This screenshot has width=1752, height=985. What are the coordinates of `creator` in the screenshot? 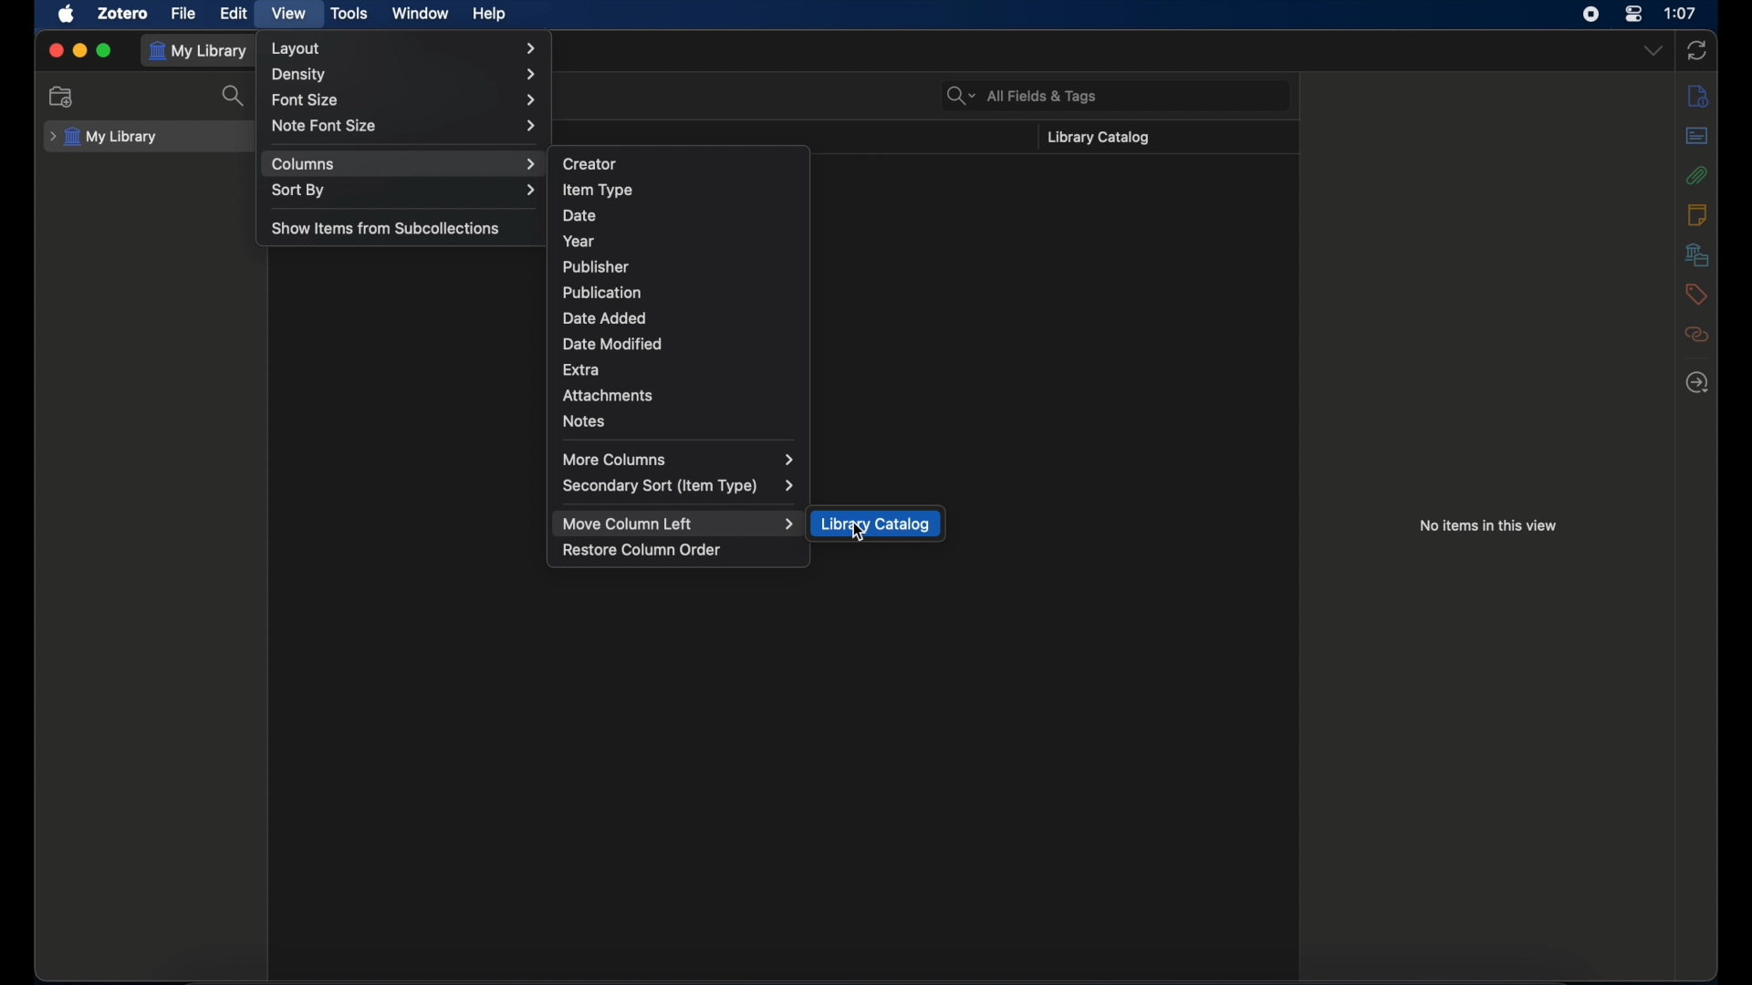 It's located at (589, 162).